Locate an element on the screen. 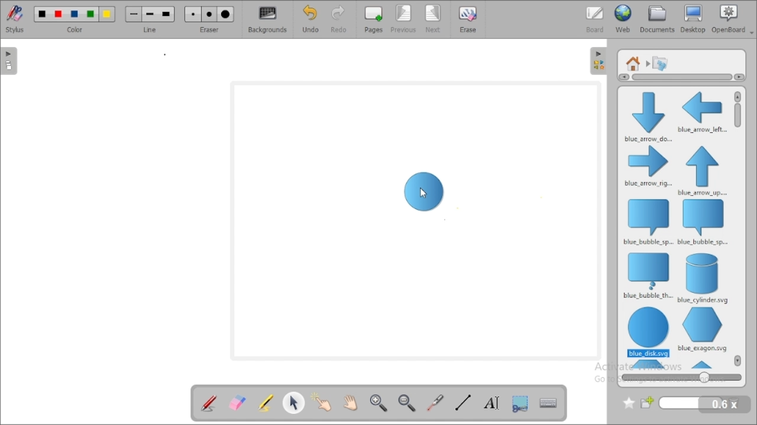  blue bubble speak left is located at coordinates (704, 223).